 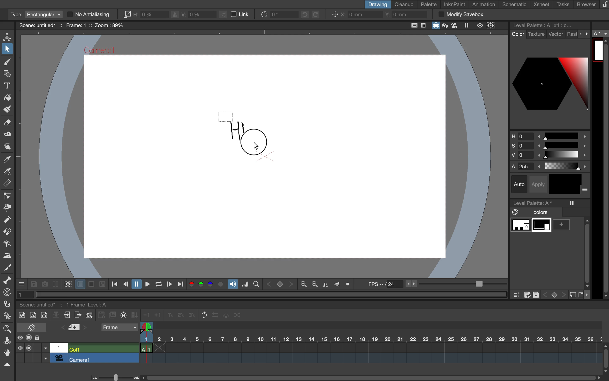 What do you see at coordinates (549, 147) in the screenshot?
I see `saturation` at bounding box center [549, 147].